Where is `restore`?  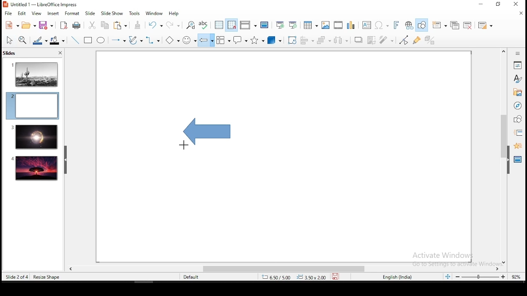
restore is located at coordinates (499, 5).